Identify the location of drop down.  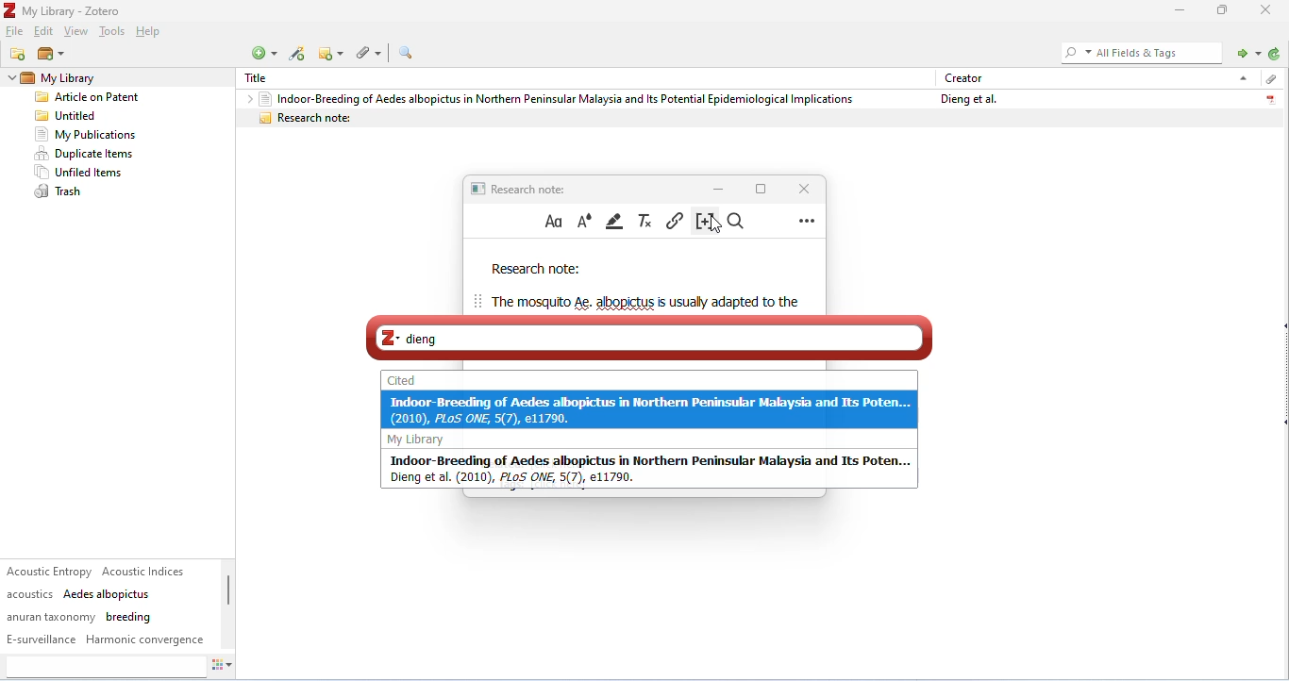
(9, 78).